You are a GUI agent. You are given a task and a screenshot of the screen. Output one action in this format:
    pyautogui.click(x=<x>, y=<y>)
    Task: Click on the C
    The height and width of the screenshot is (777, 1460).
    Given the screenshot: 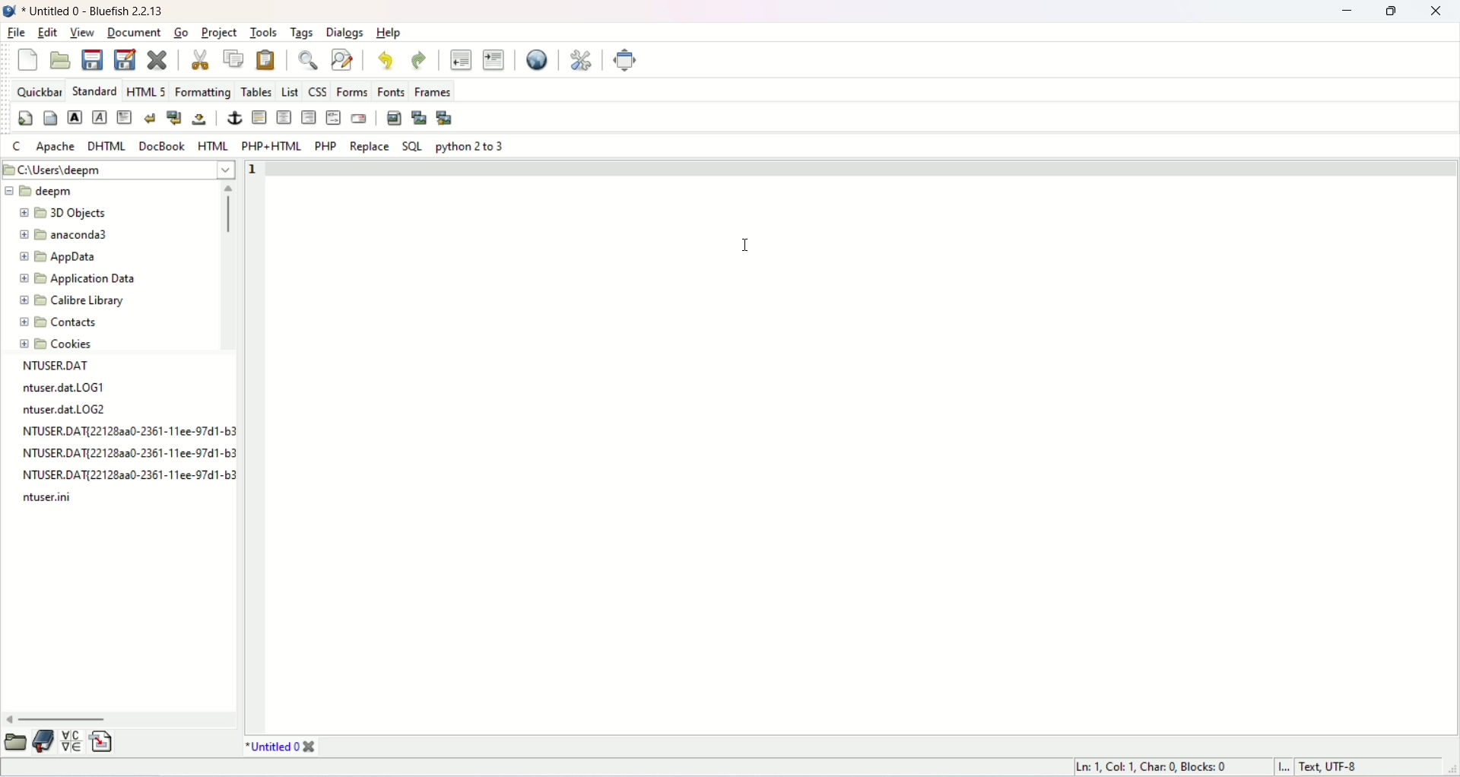 What is the action you would take?
    pyautogui.click(x=14, y=146)
    